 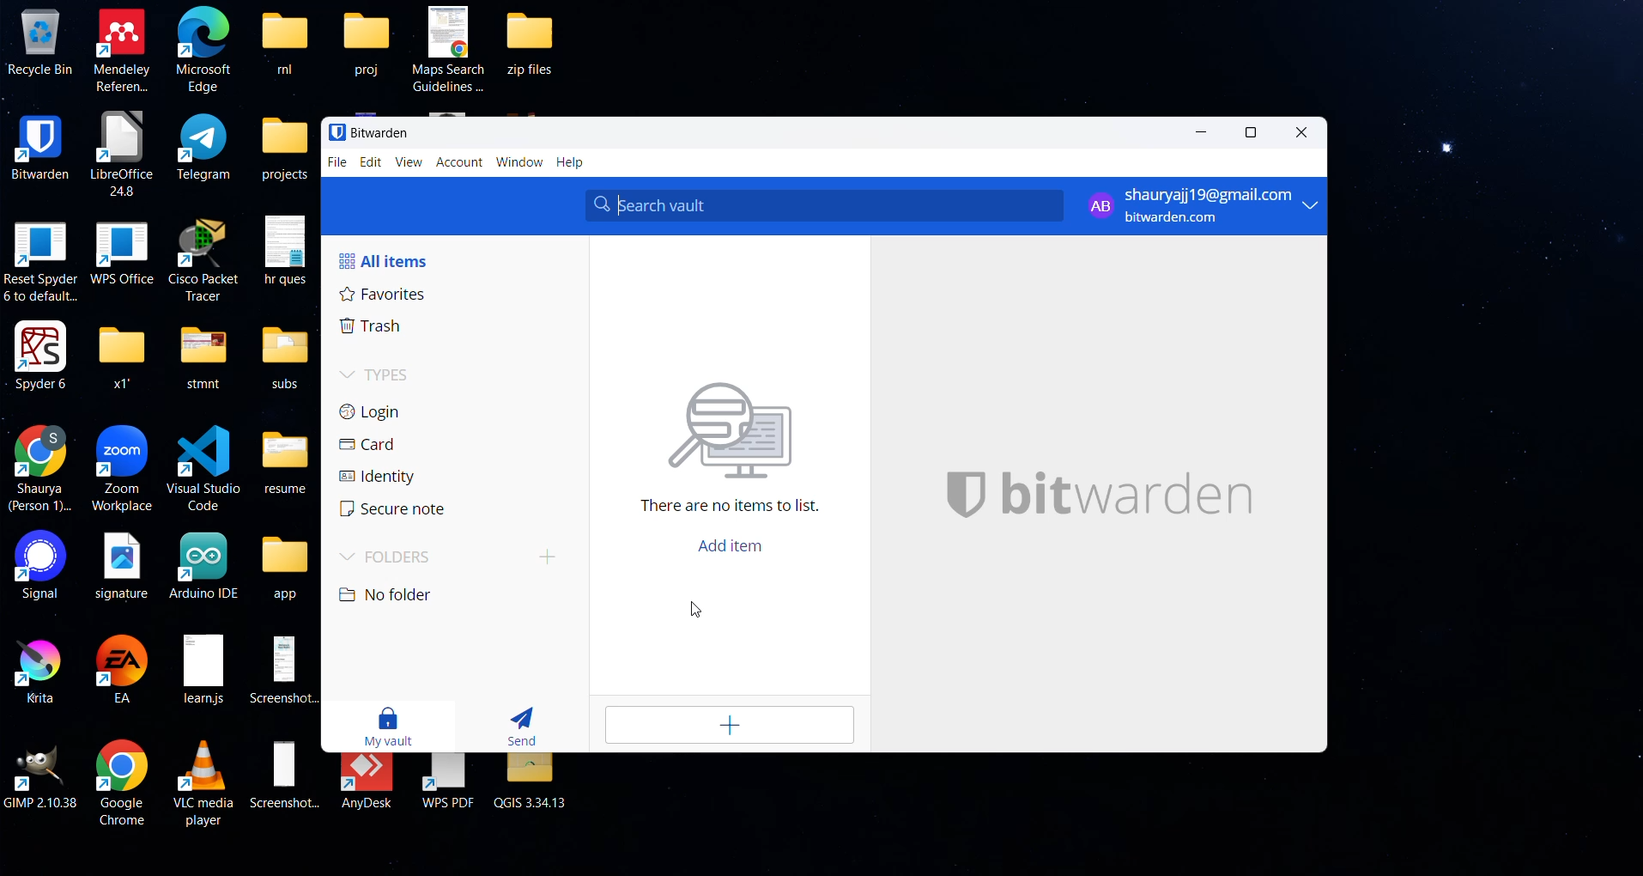 What do you see at coordinates (124, 469) in the screenshot?
I see `Zoom Workplace` at bounding box center [124, 469].